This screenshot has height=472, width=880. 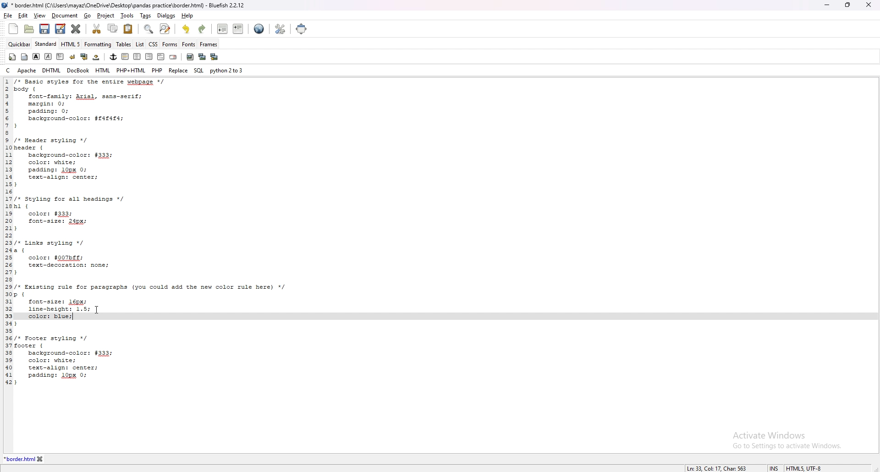 What do you see at coordinates (178, 70) in the screenshot?
I see `replace` at bounding box center [178, 70].